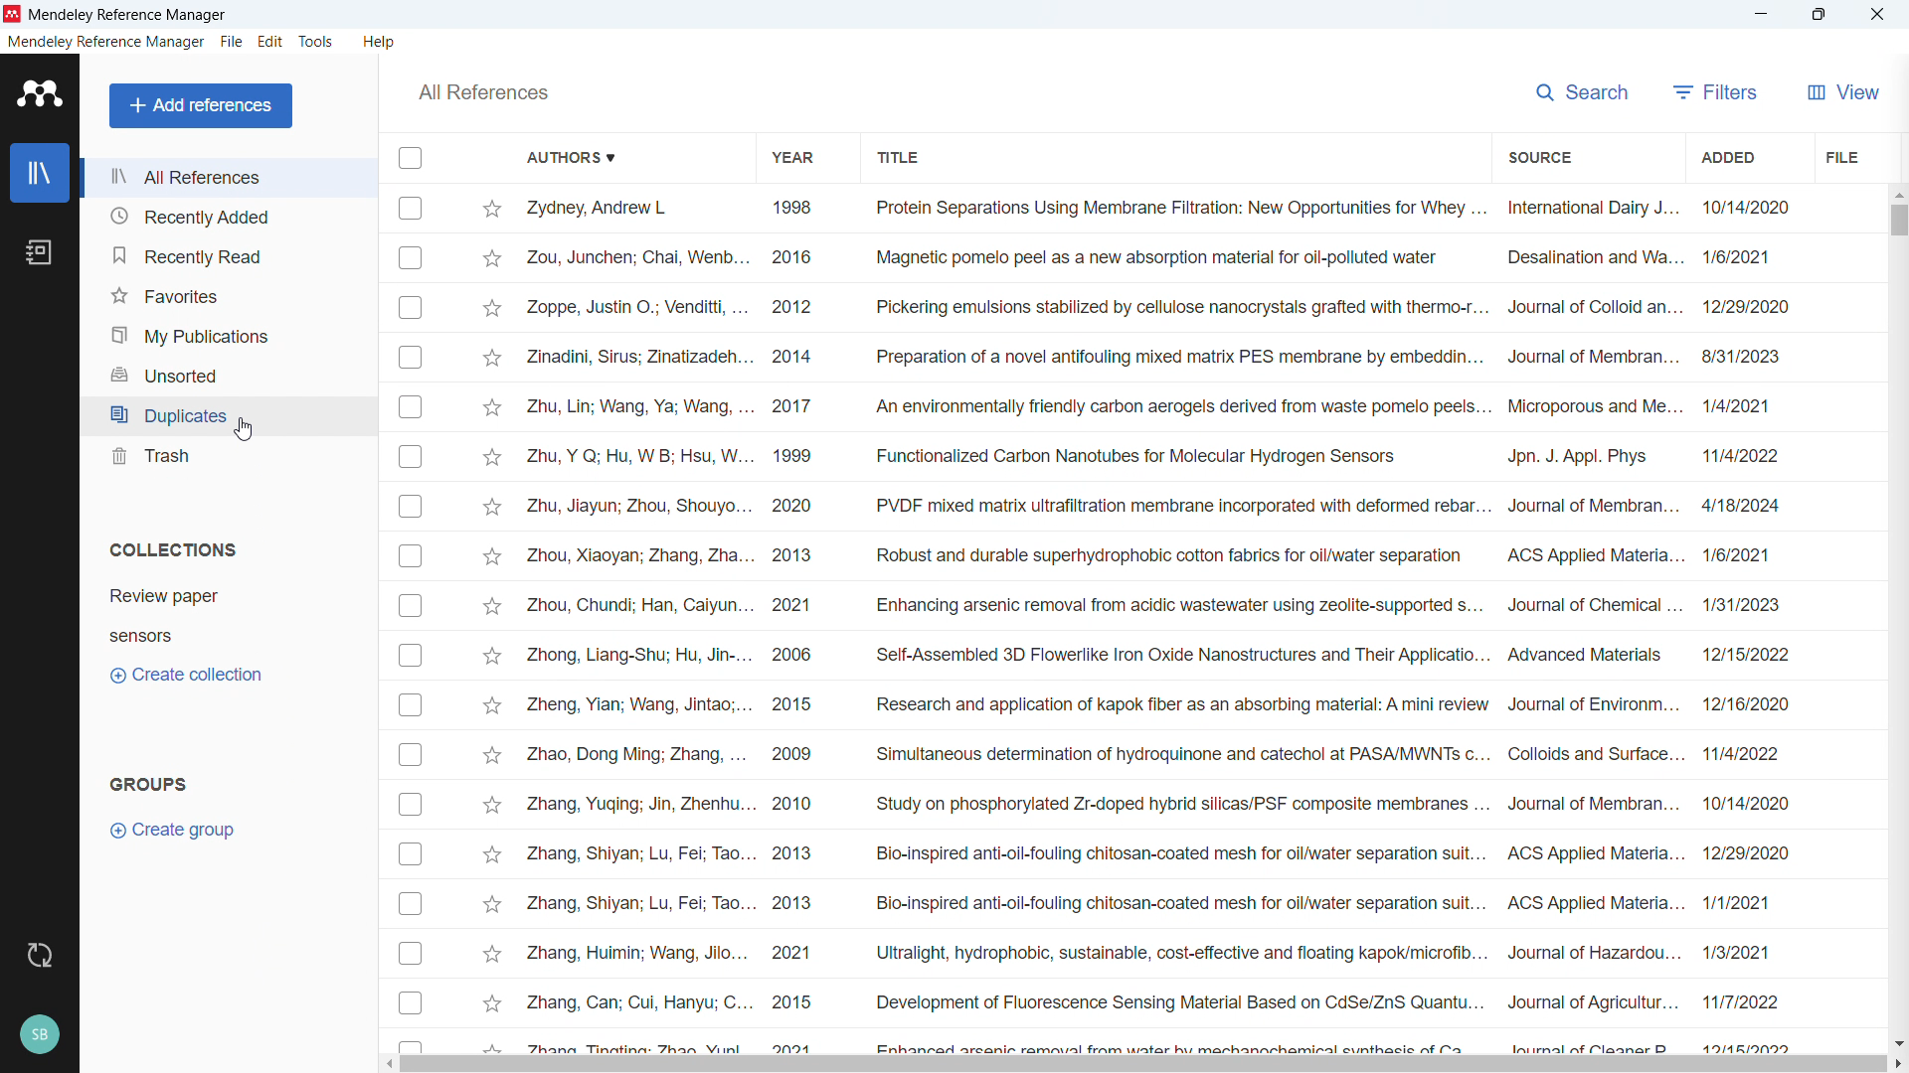  What do you see at coordinates (226, 373) in the screenshot?
I see `Unsorted ` at bounding box center [226, 373].